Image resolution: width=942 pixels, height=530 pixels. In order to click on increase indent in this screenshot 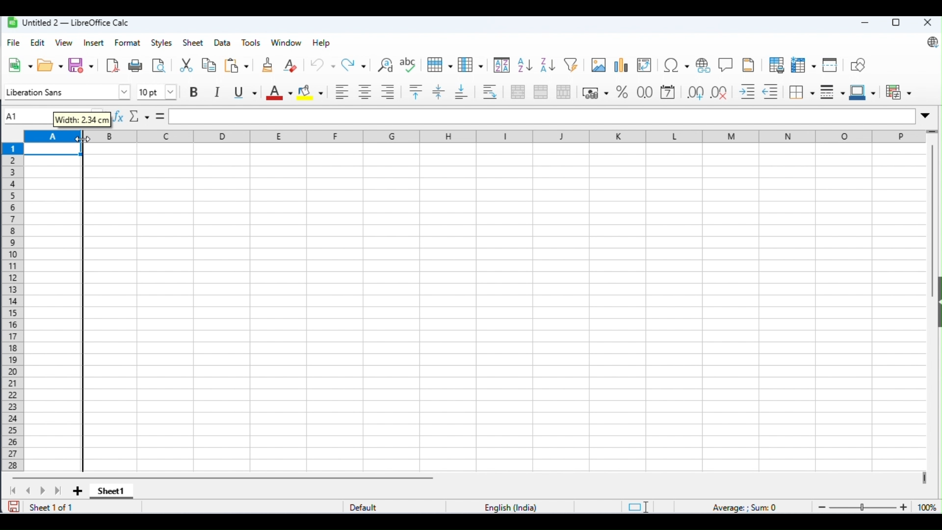, I will do `click(748, 92)`.